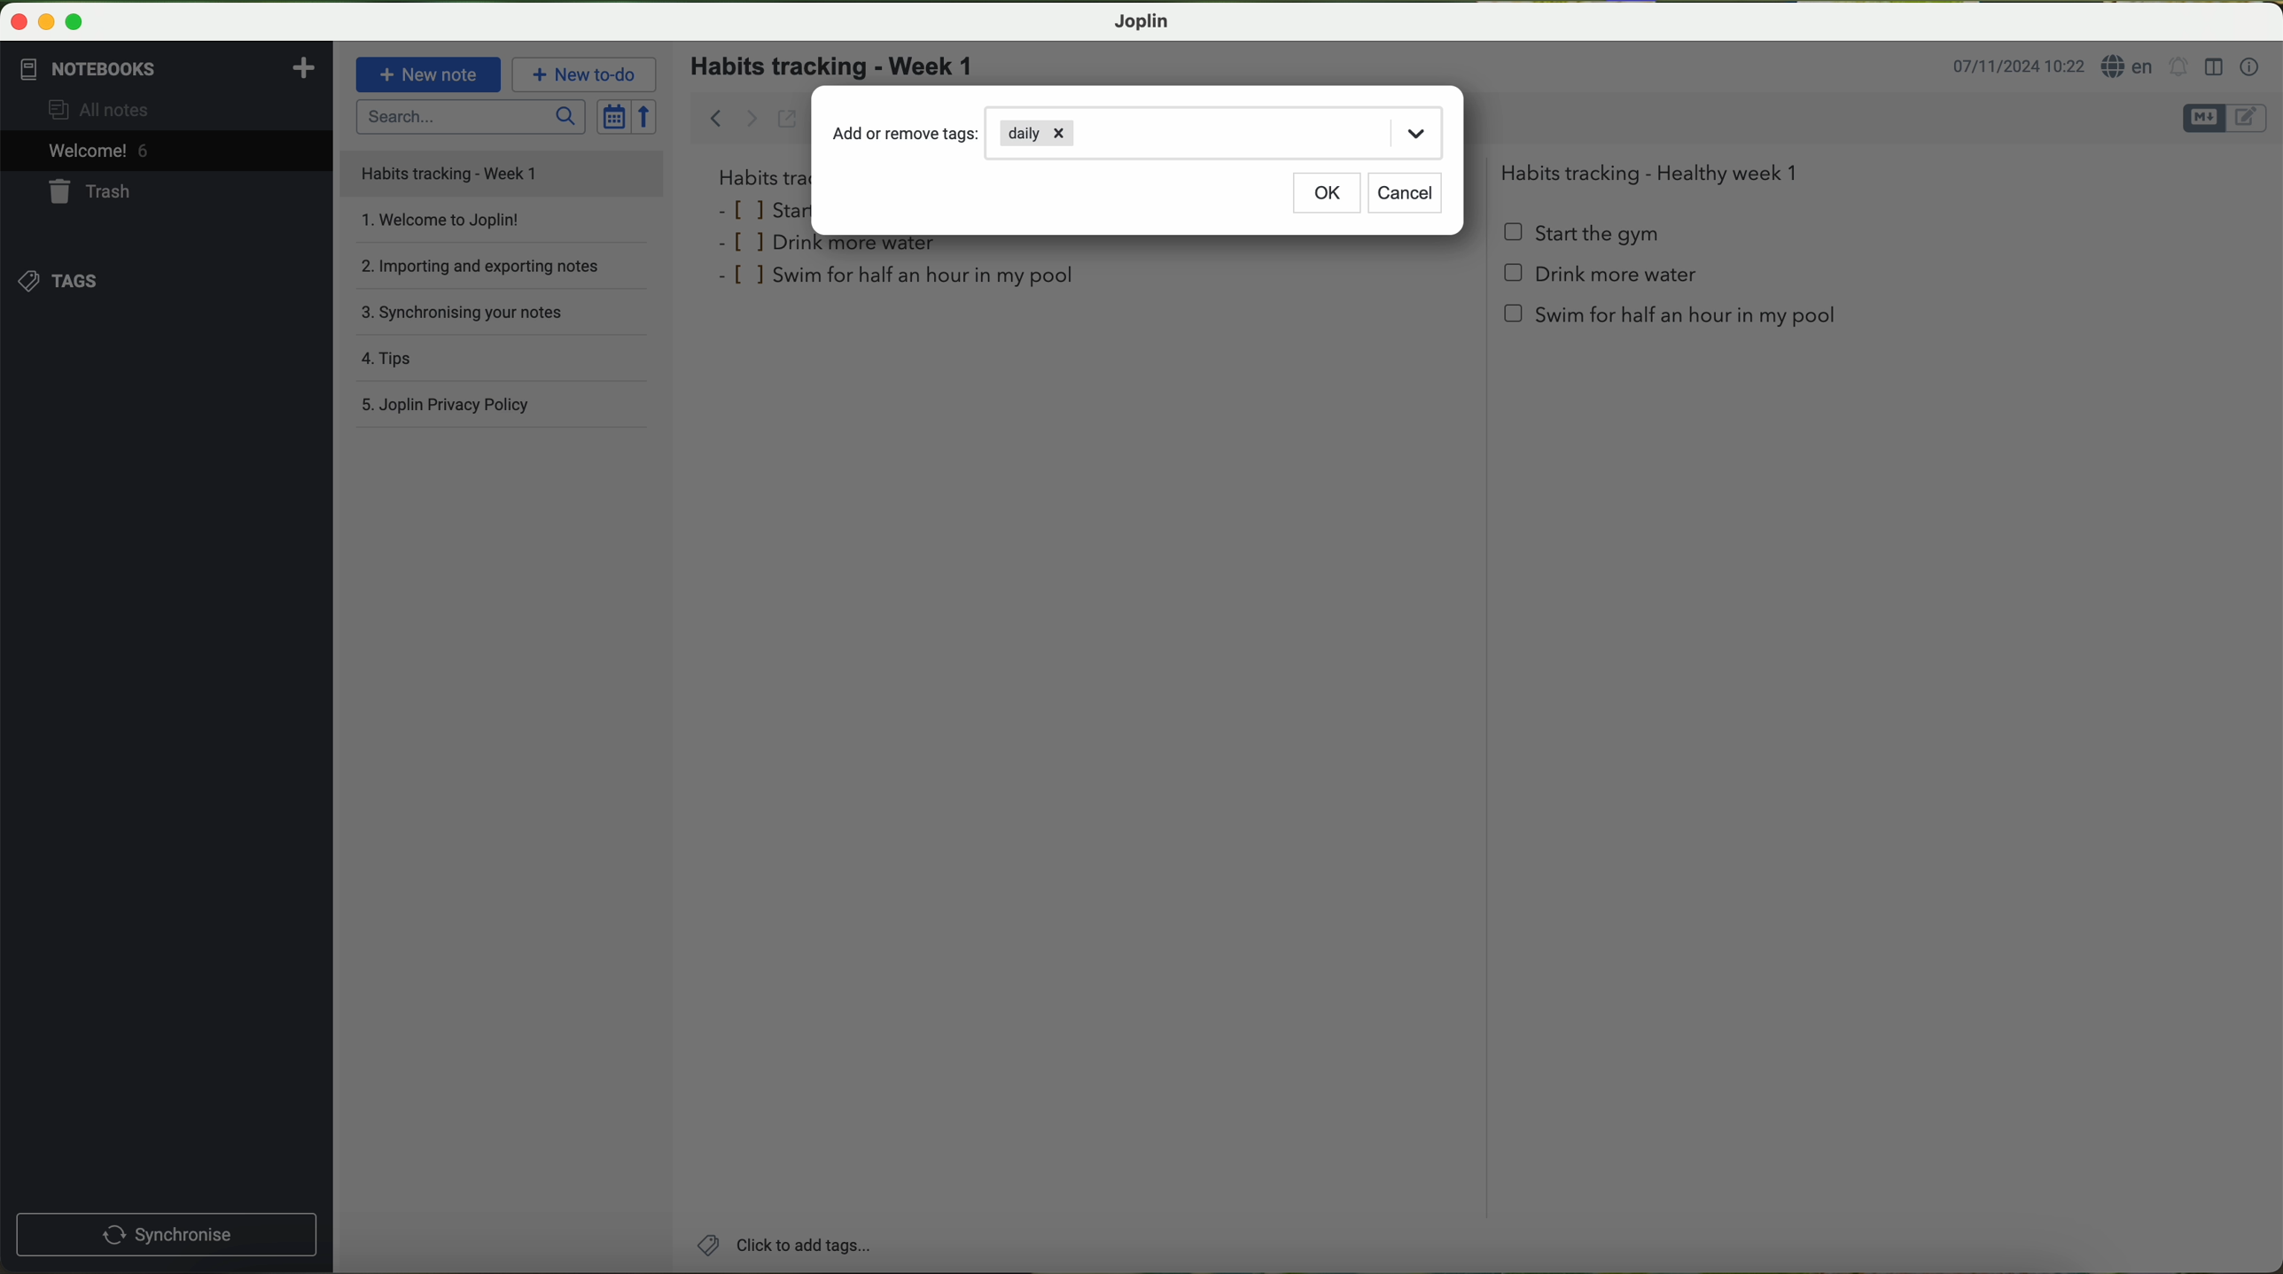 This screenshot has height=1274, width=2283. I want to click on search bar, so click(469, 116).